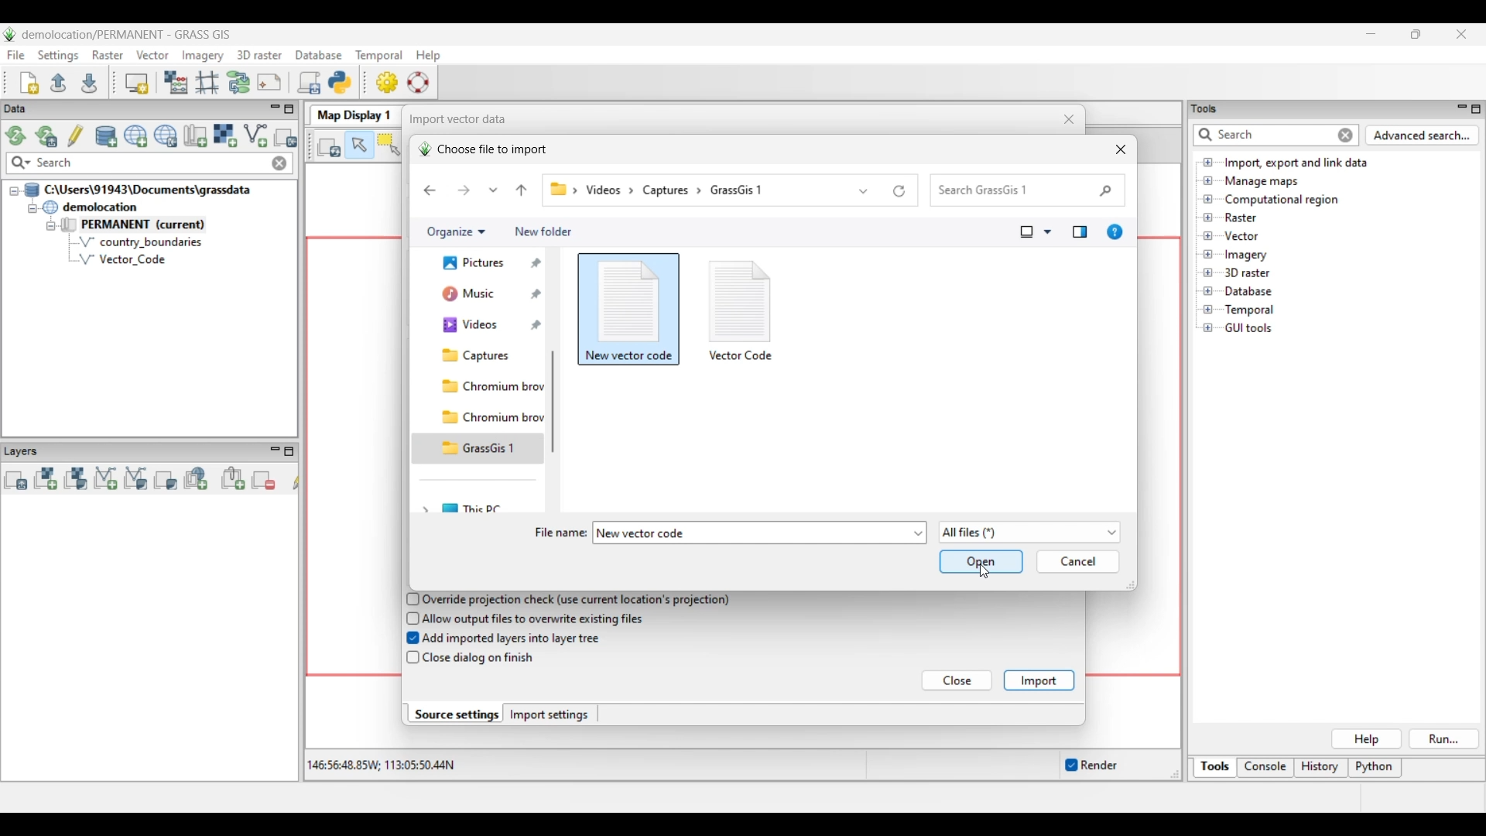 The height and width of the screenshot is (836, 1486). Describe the element at coordinates (239, 82) in the screenshot. I see `Graphical Modeler` at that location.